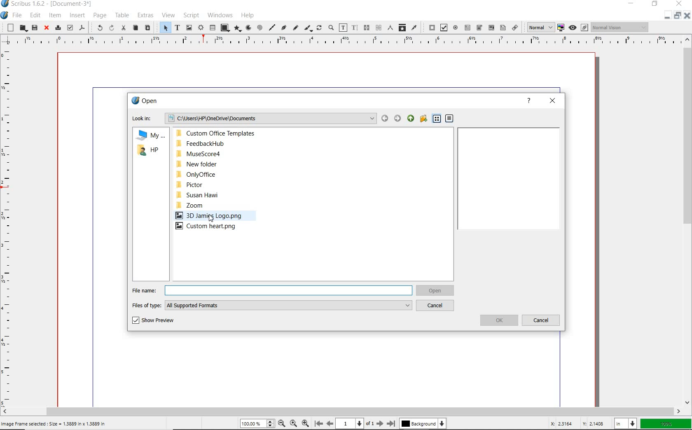 The image size is (692, 430). Describe the element at coordinates (220, 15) in the screenshot. I see `WINDOWS` at that location.